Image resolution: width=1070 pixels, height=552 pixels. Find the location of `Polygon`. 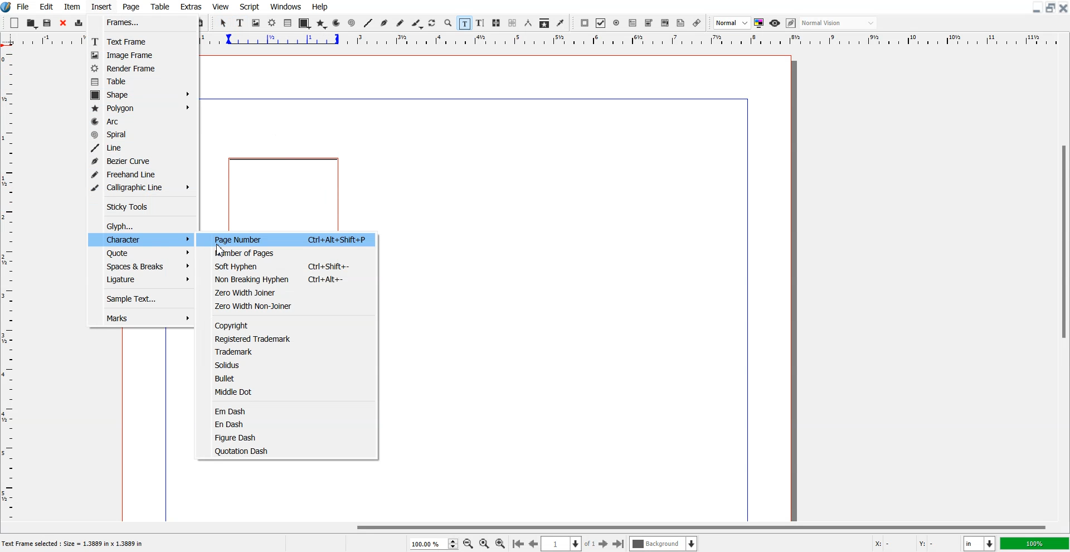

Polygon is located at coordinates (142, 108).